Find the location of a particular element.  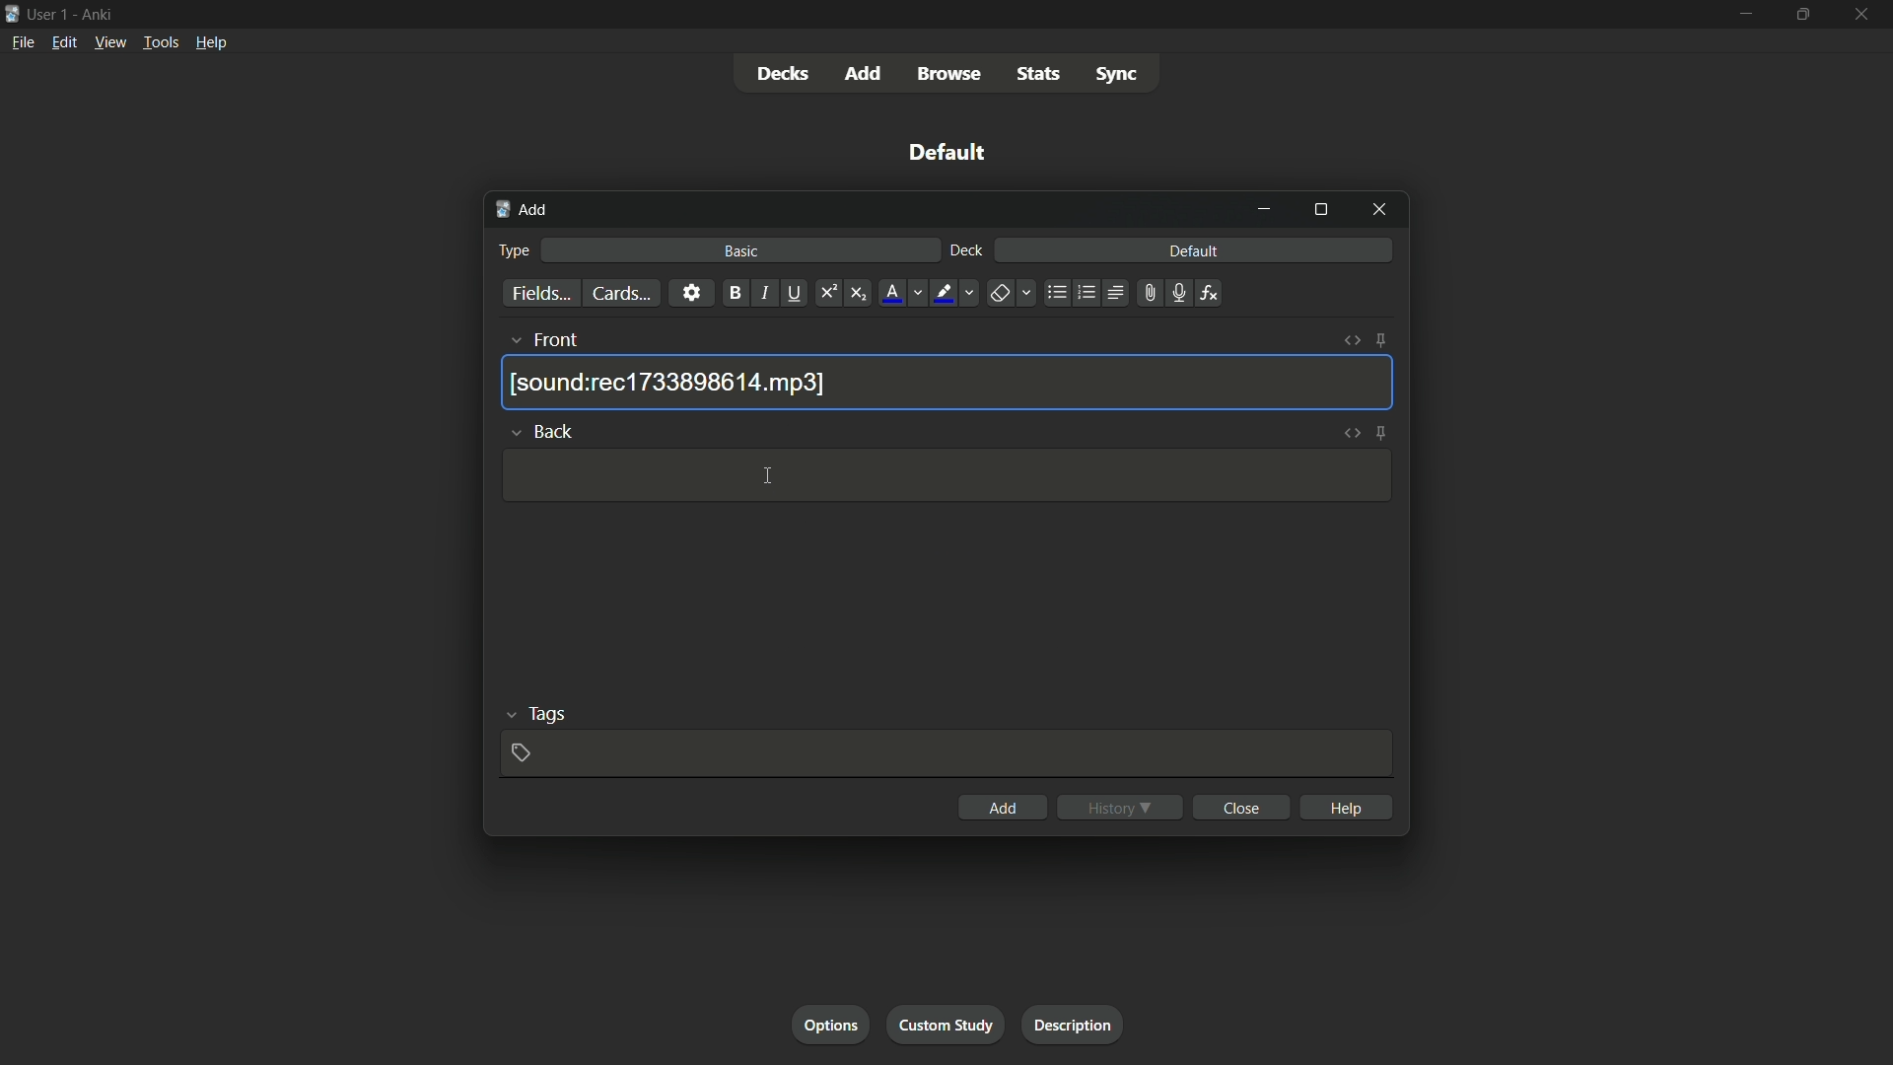

close app is located at coordinates (1863, 15).